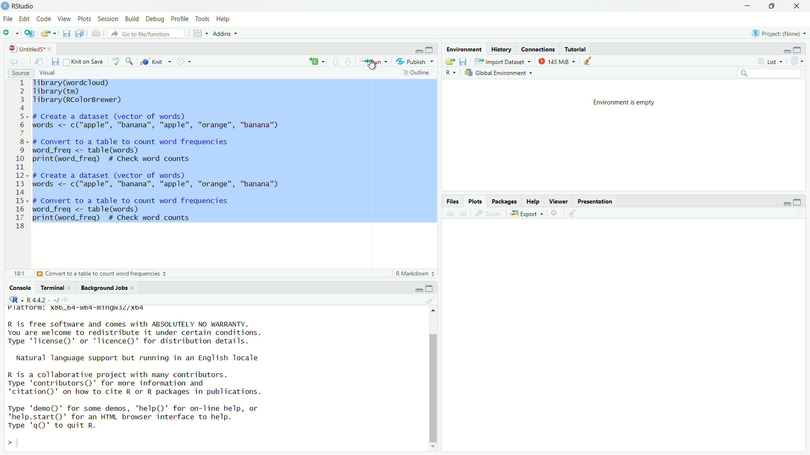 This screenshot has height=455, width=810. What do you see at coordinates (456, 202) in the screenshot?
I see `Files` at bounding box center [456, 202].